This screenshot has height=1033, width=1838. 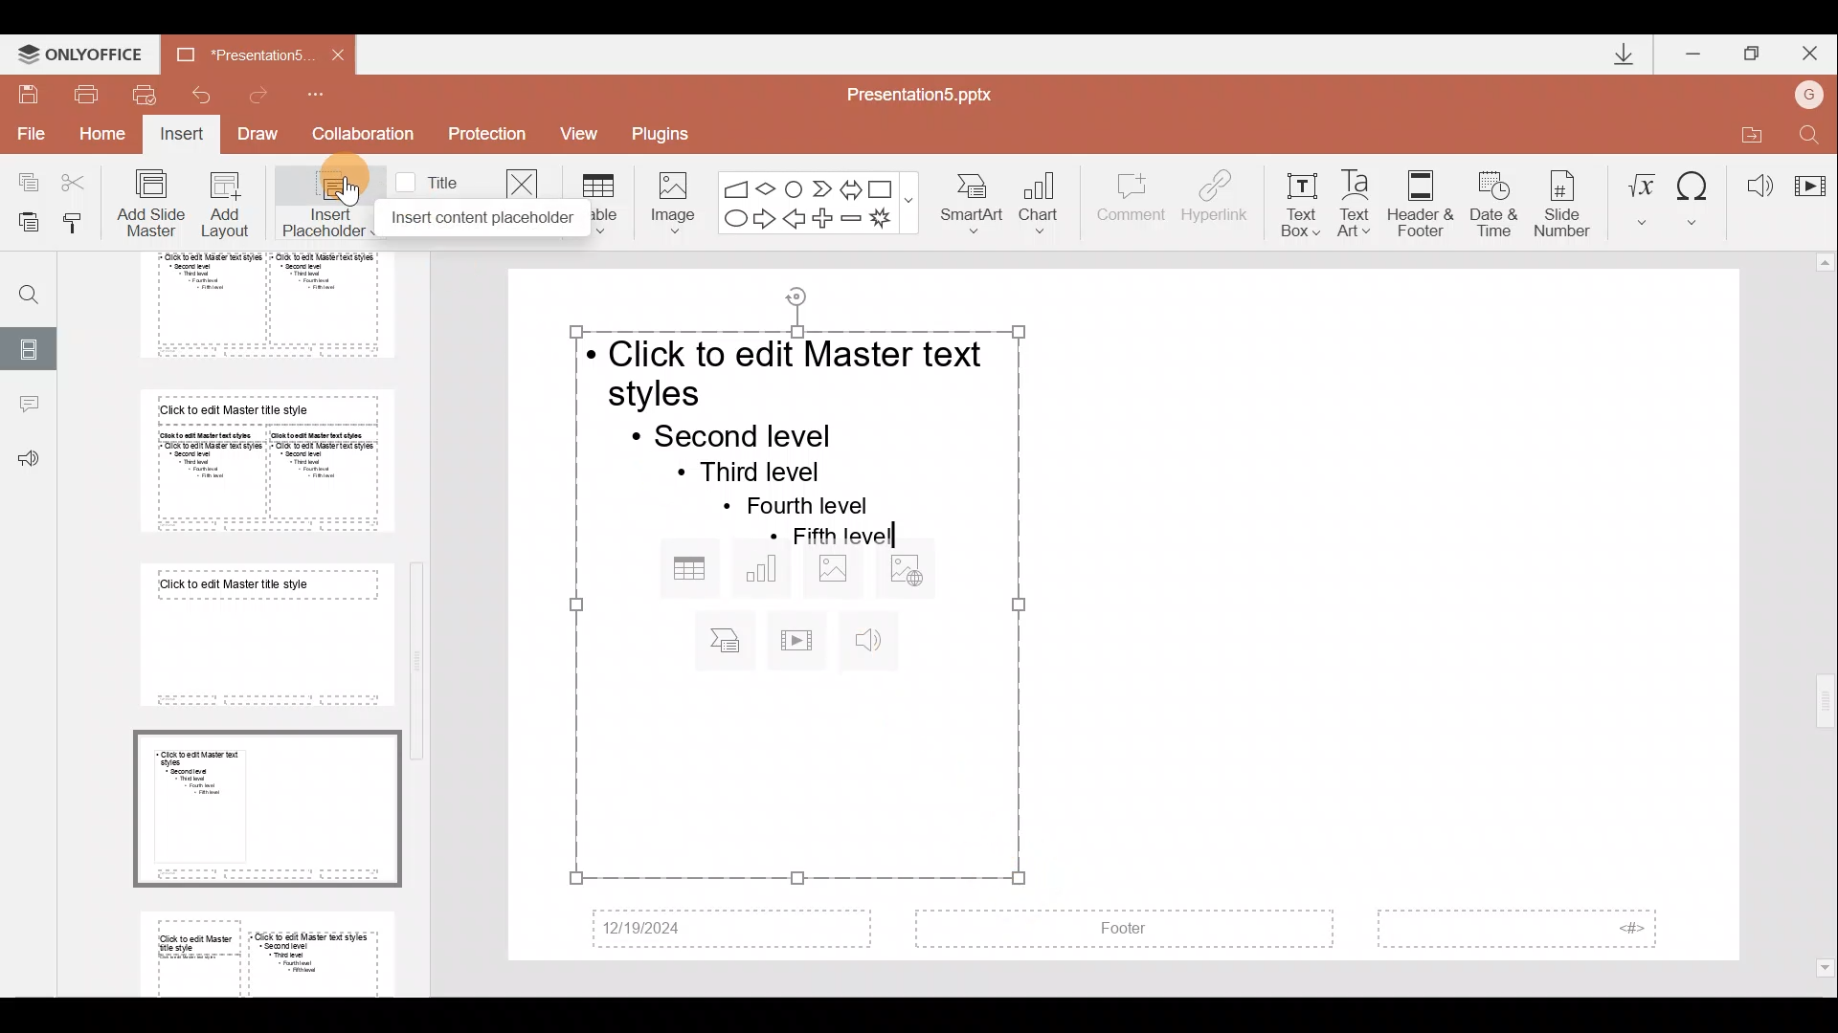 I want to click on Slide 7, so click(x=260, y=634).